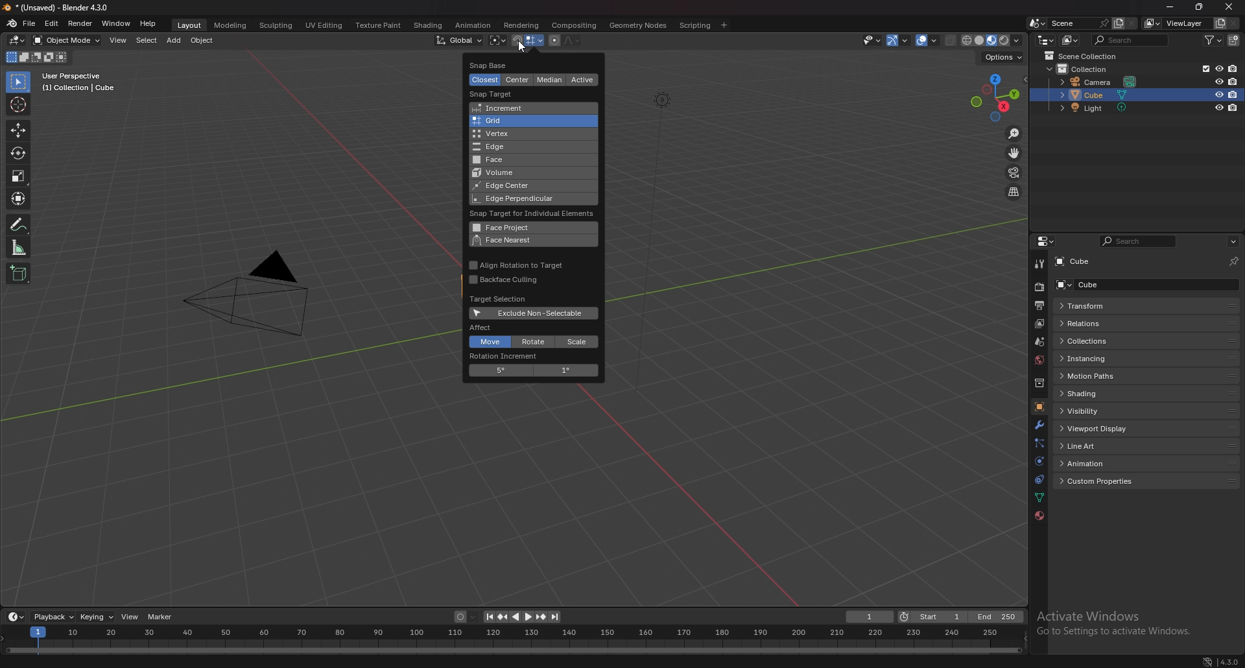 The height and width of the screenshot is (668, 1245). What do you see at coordinates (1079, 23) in the screenshot?
I see `scene` at bounding box center [1079, 23].